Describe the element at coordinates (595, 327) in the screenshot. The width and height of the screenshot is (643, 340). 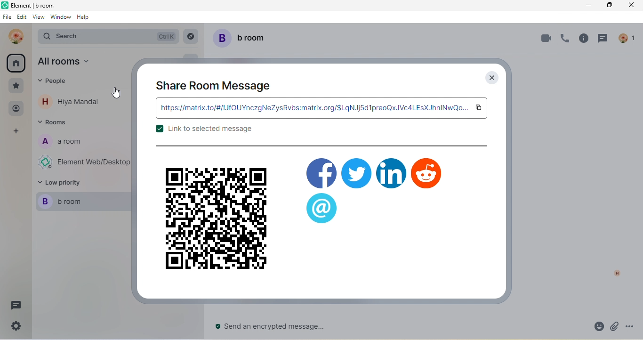
I see `emoji` at that location.